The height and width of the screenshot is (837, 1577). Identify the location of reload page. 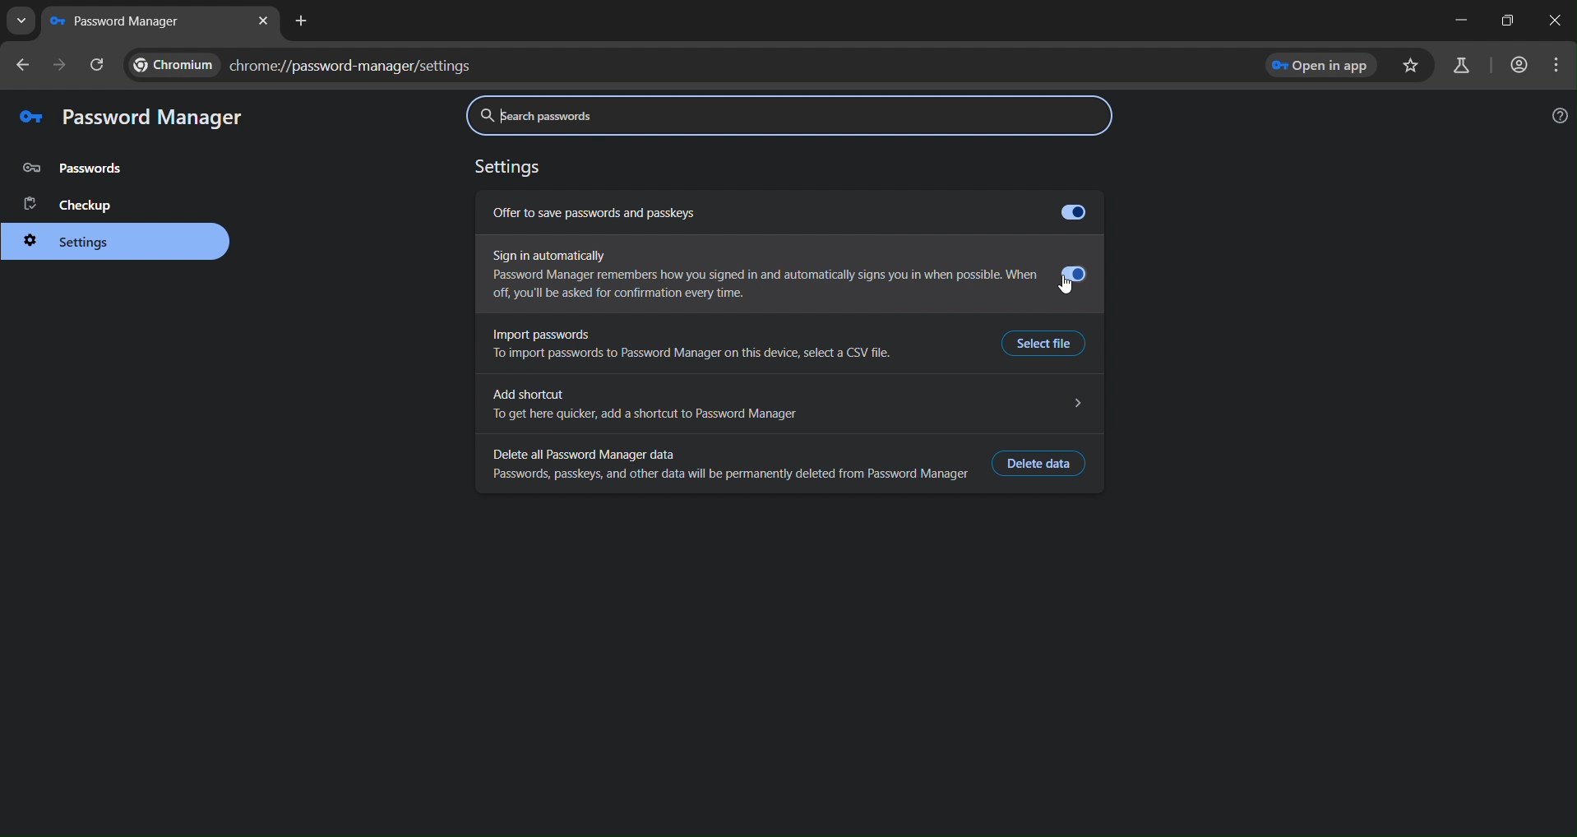
(99, 63).